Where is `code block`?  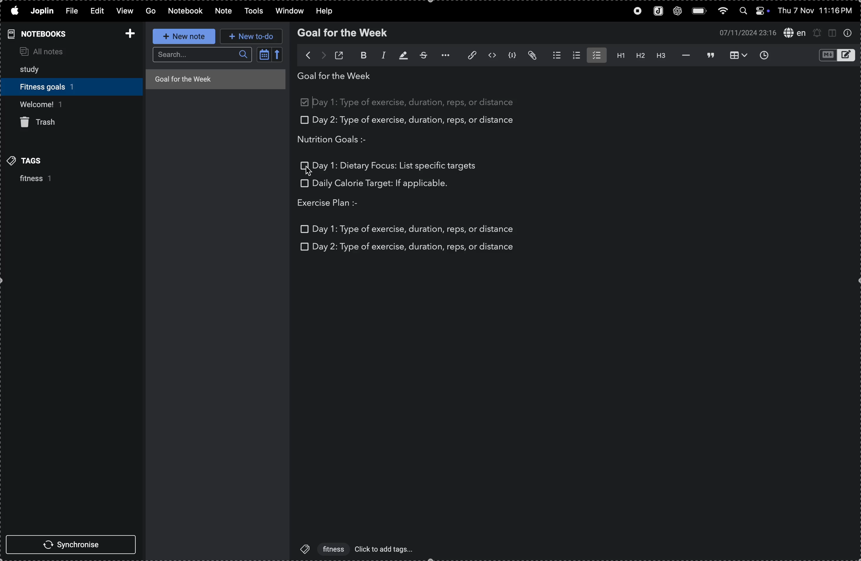 code block is located at coordinates (512, 55).